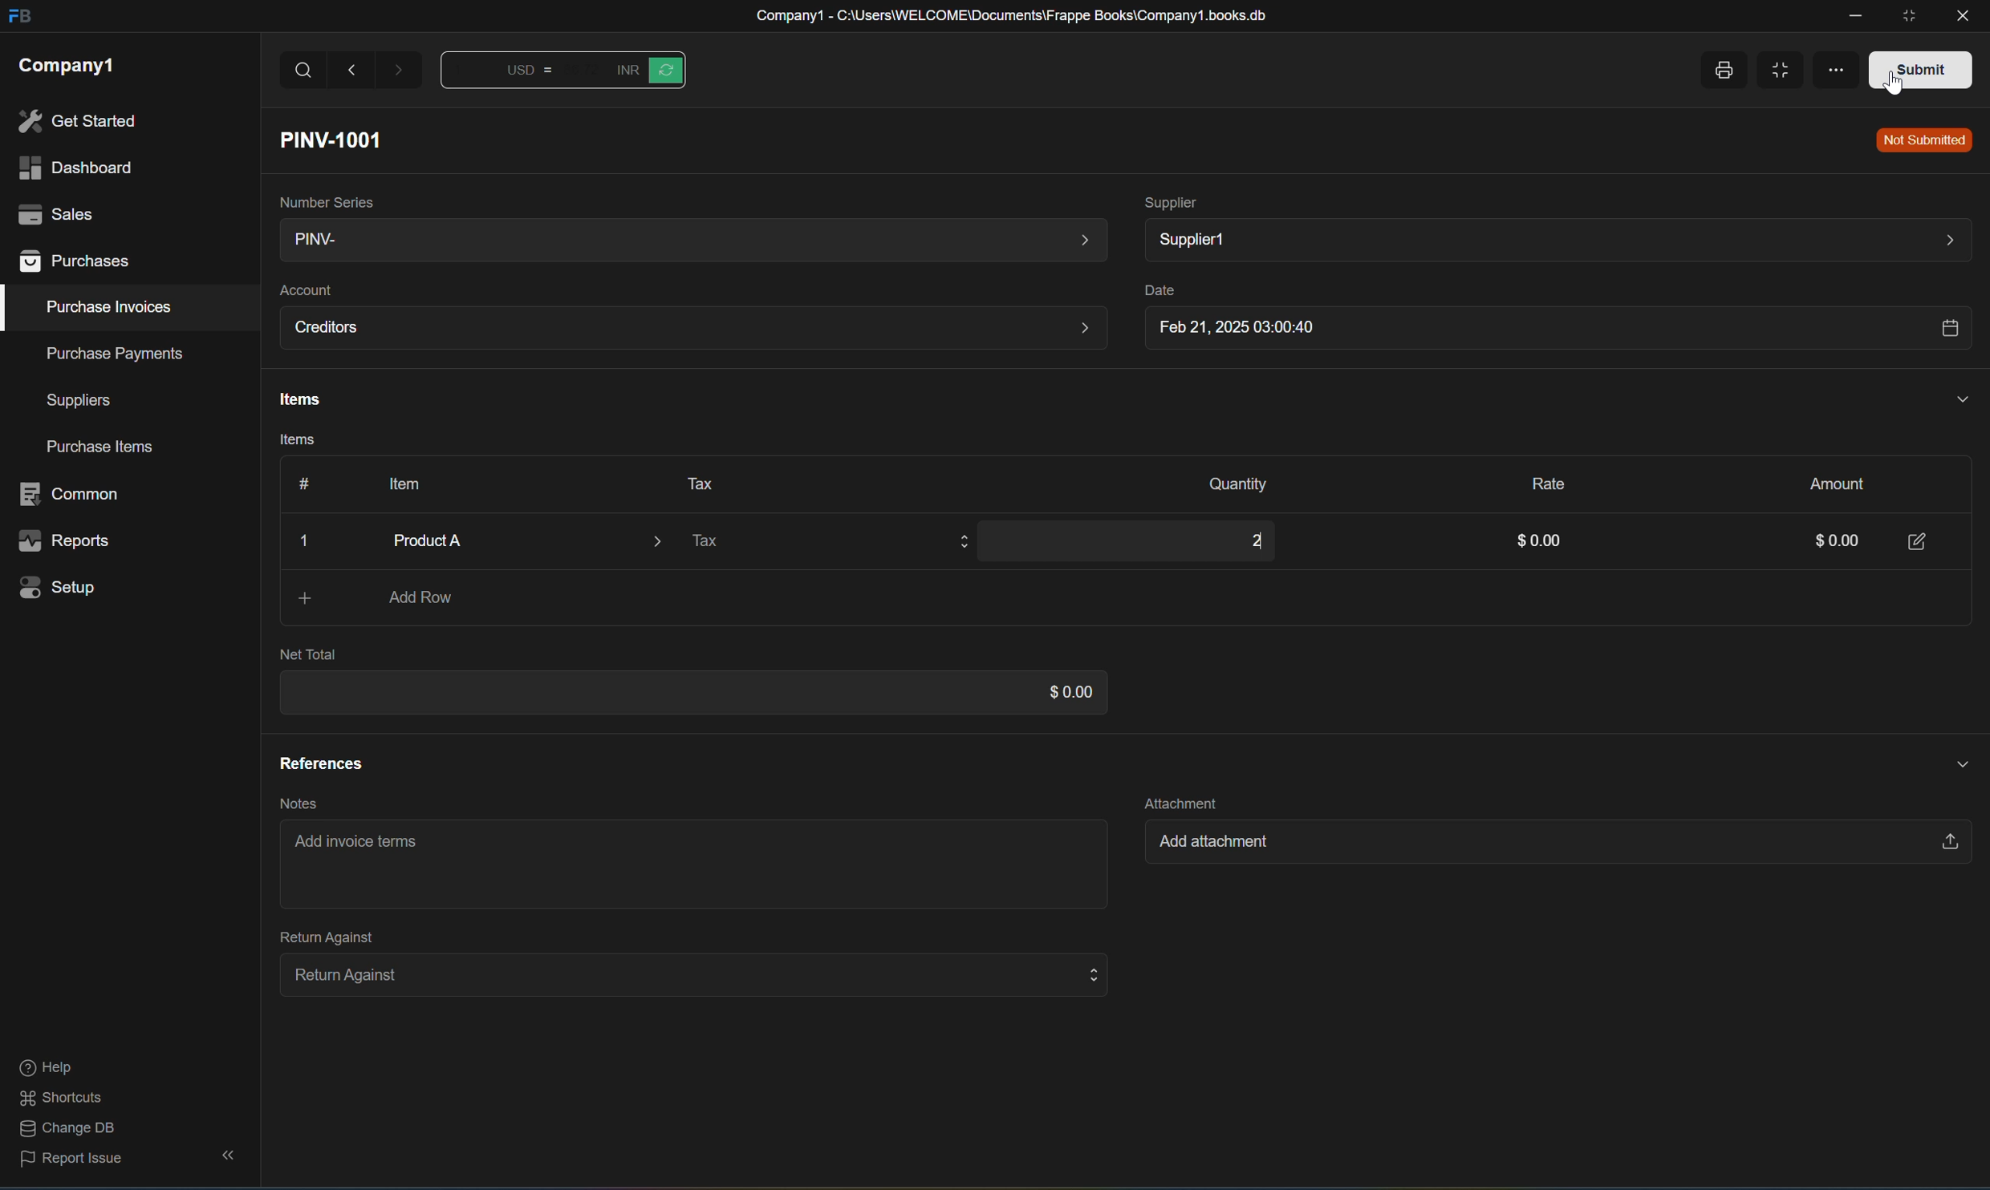 Image resolution: width=1990 pixels, height=1190 pixels. I want to click on Number Series, so click(323, 199).